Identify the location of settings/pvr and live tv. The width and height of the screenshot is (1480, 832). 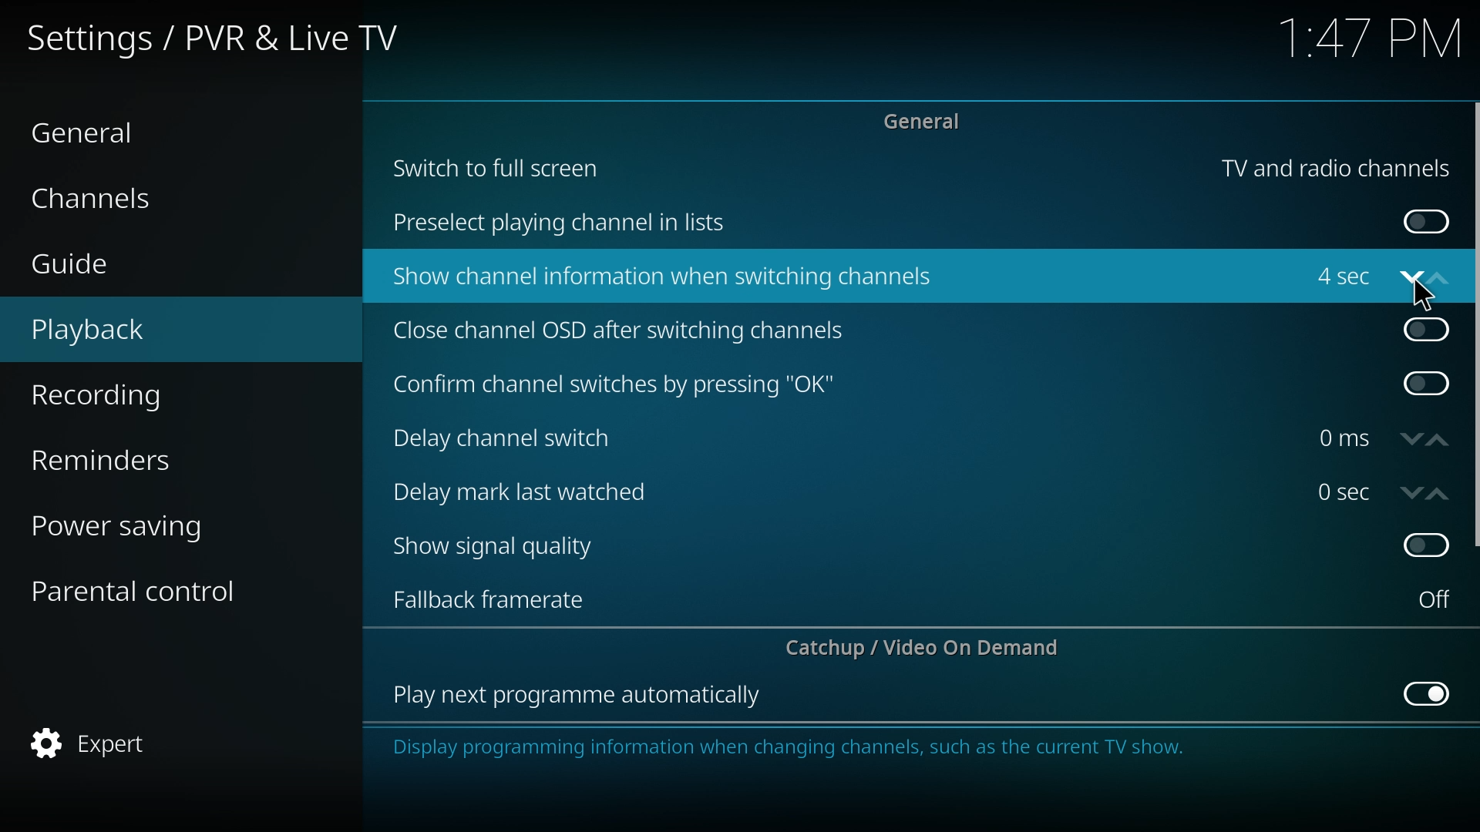
(225, 36).